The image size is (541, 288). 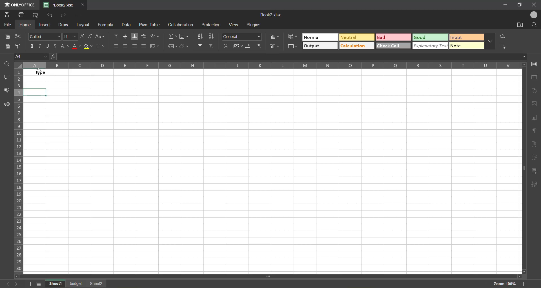 I want to click on clear filter, so click(x=211, y=46).